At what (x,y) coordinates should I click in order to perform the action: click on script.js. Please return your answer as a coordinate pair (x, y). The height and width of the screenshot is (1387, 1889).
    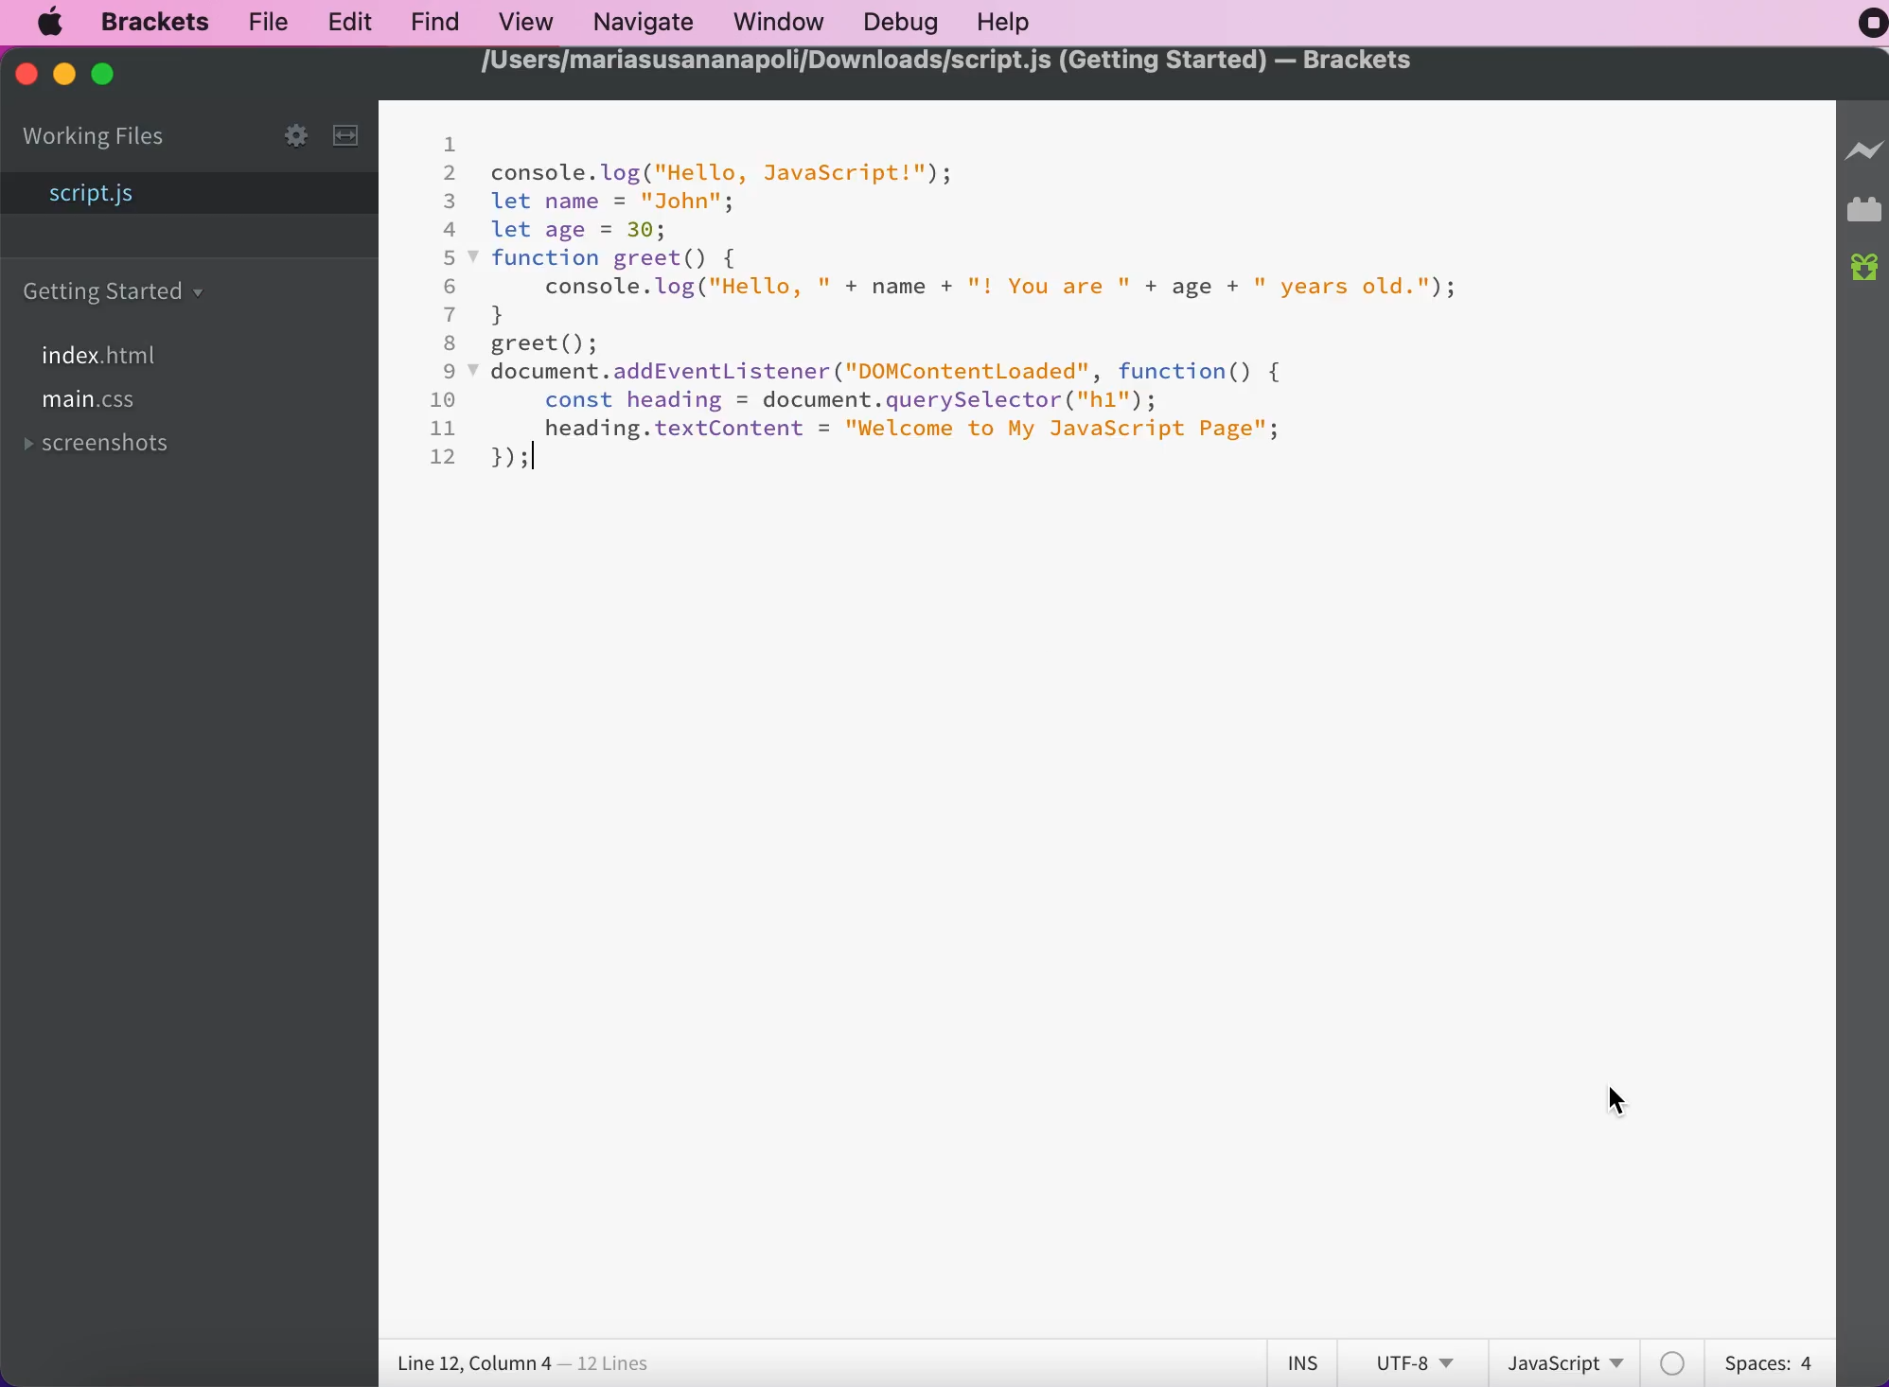
    Looking at the image, I should click on (192, 196).